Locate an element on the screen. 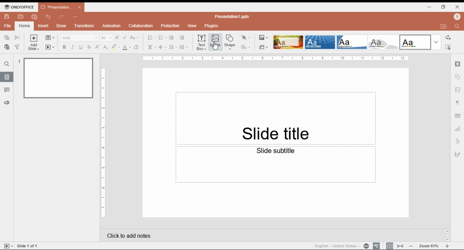 This screenshot has height=250, width=464. Scale is located at coordinates (102, 142).